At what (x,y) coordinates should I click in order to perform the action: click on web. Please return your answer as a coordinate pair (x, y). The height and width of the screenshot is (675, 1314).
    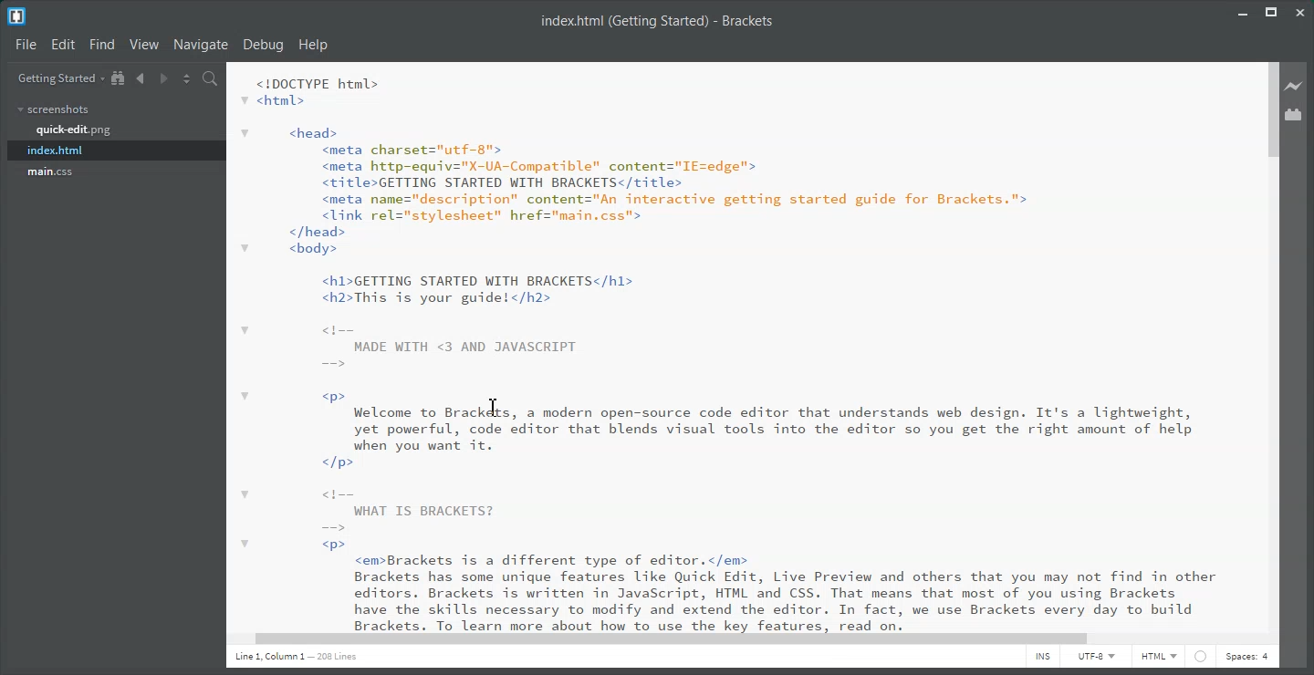
    Looking at the image, I should click on (1200, 659).